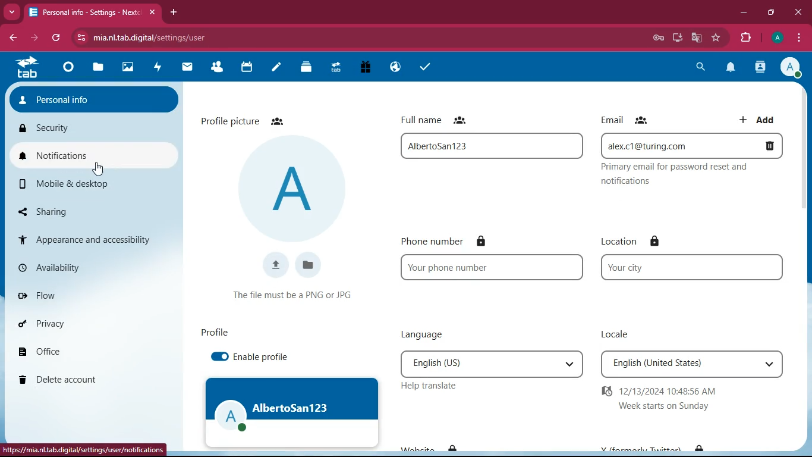  Describe the element at coordinates (93, 350) in the screenshot. I see `office` at that location.